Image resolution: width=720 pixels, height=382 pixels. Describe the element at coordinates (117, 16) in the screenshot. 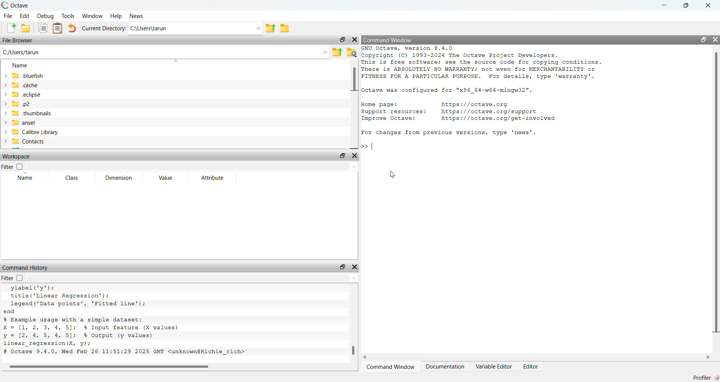

I see `help` at that location.